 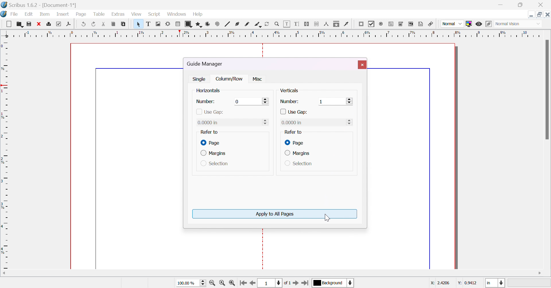 What do you see at coordinates (81, 13) in the screenshot?
I see `page` at bounding box center [81, 13].